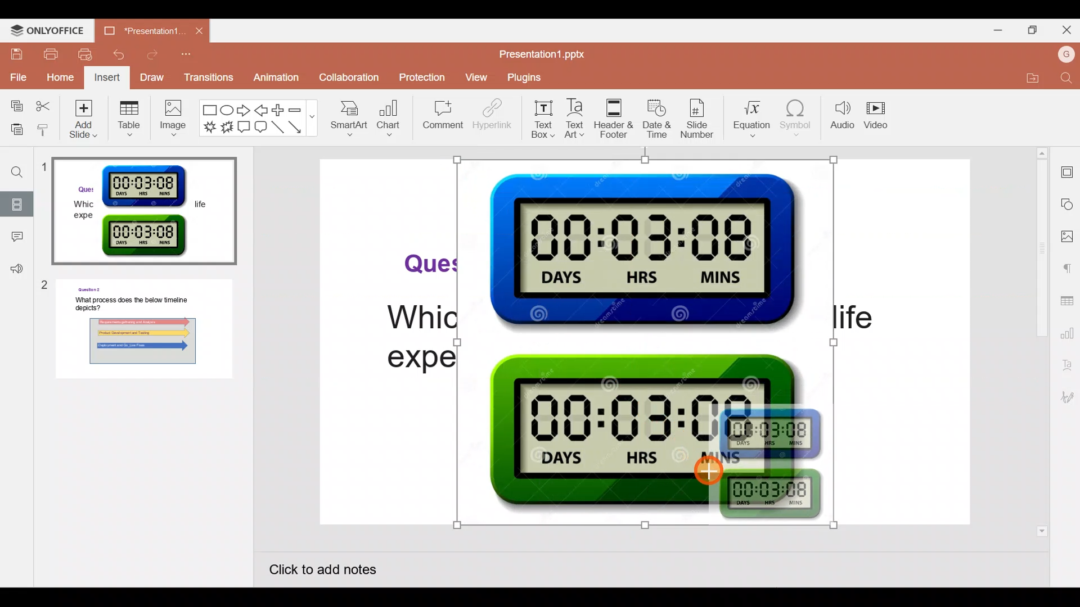 The height and width of the screenshot is (607, 1080). What do you see at coordinates (173, 120) in the screenshot?
I see `Image` at bounding box center [173, 120].